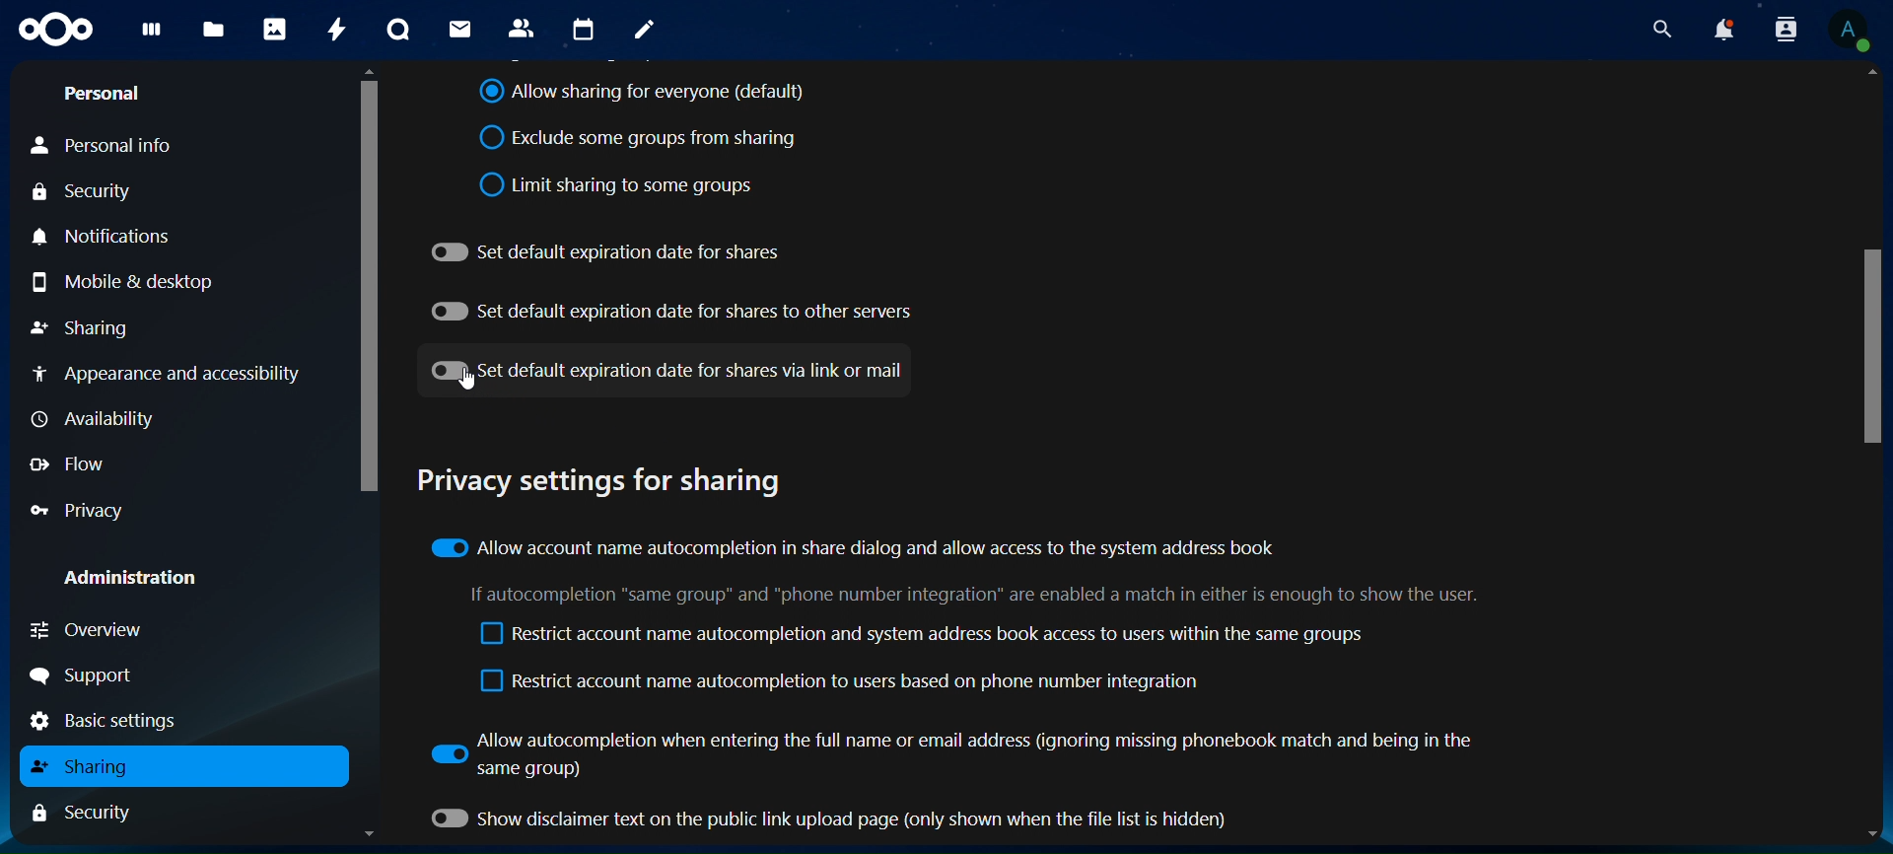 This screenshot has width=1893, height=854. I want to click on allow autocompletion when entering the full name or email address, so click(953, 747).